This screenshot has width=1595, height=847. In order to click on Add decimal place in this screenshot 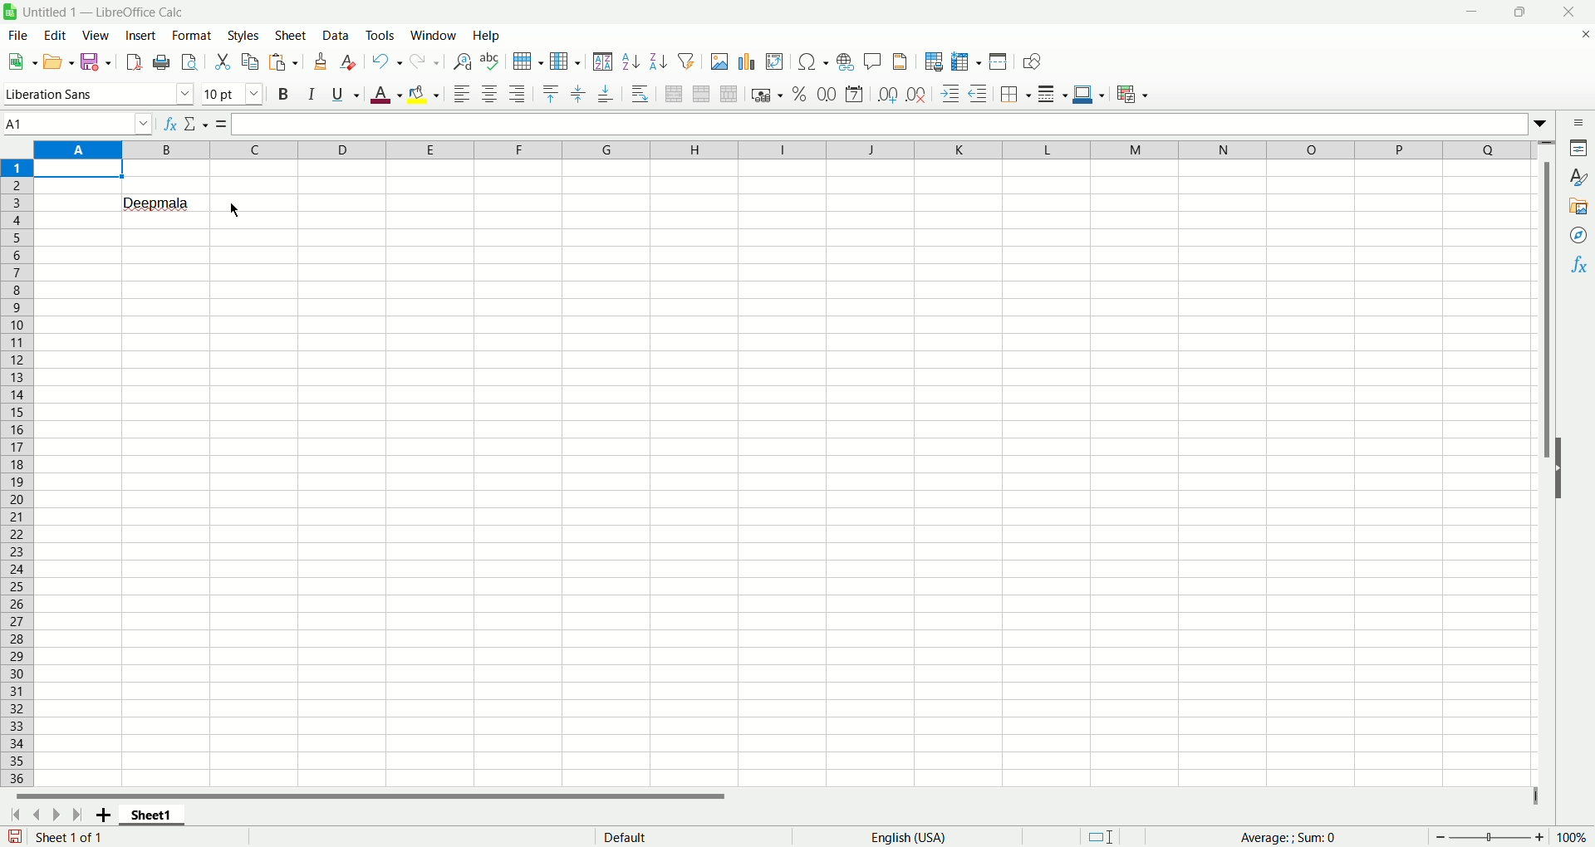, I will do `click(886, 96)`.